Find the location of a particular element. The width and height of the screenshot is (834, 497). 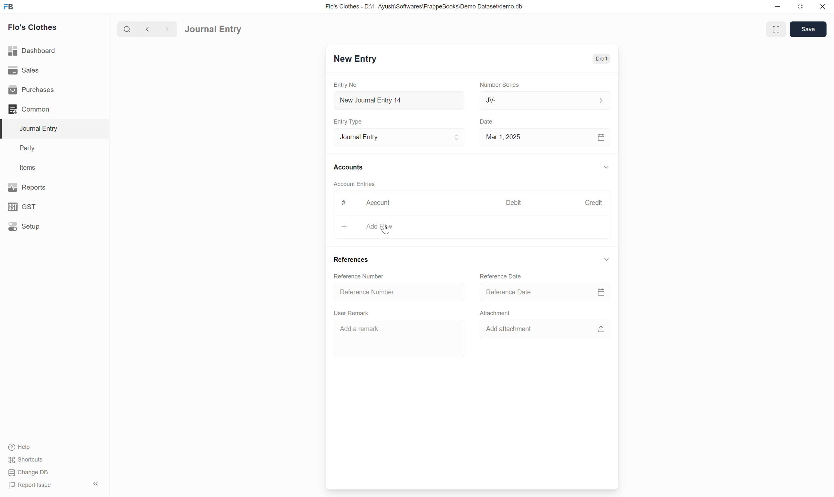

Shortcuts is located at coordinates (28, 460).